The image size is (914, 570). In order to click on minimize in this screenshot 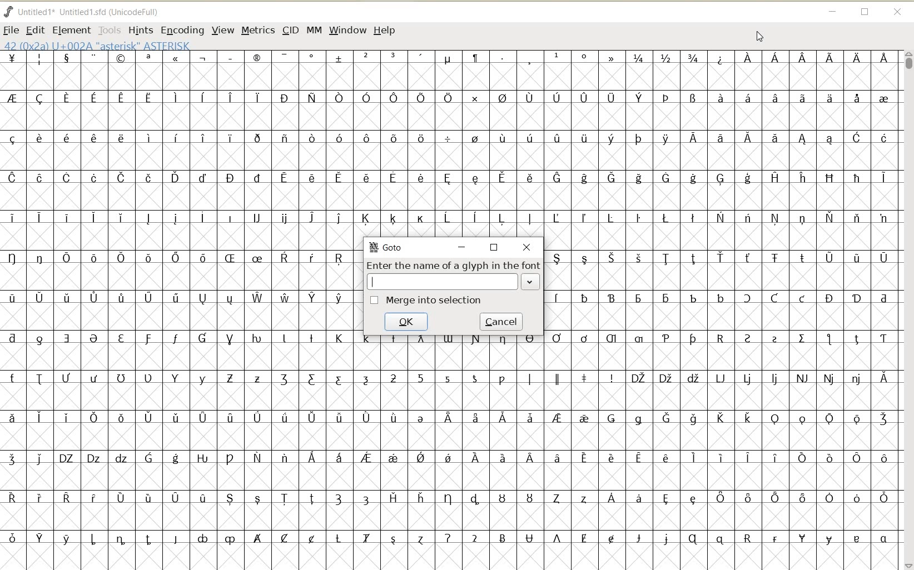, I will do `click(461, 247)`.